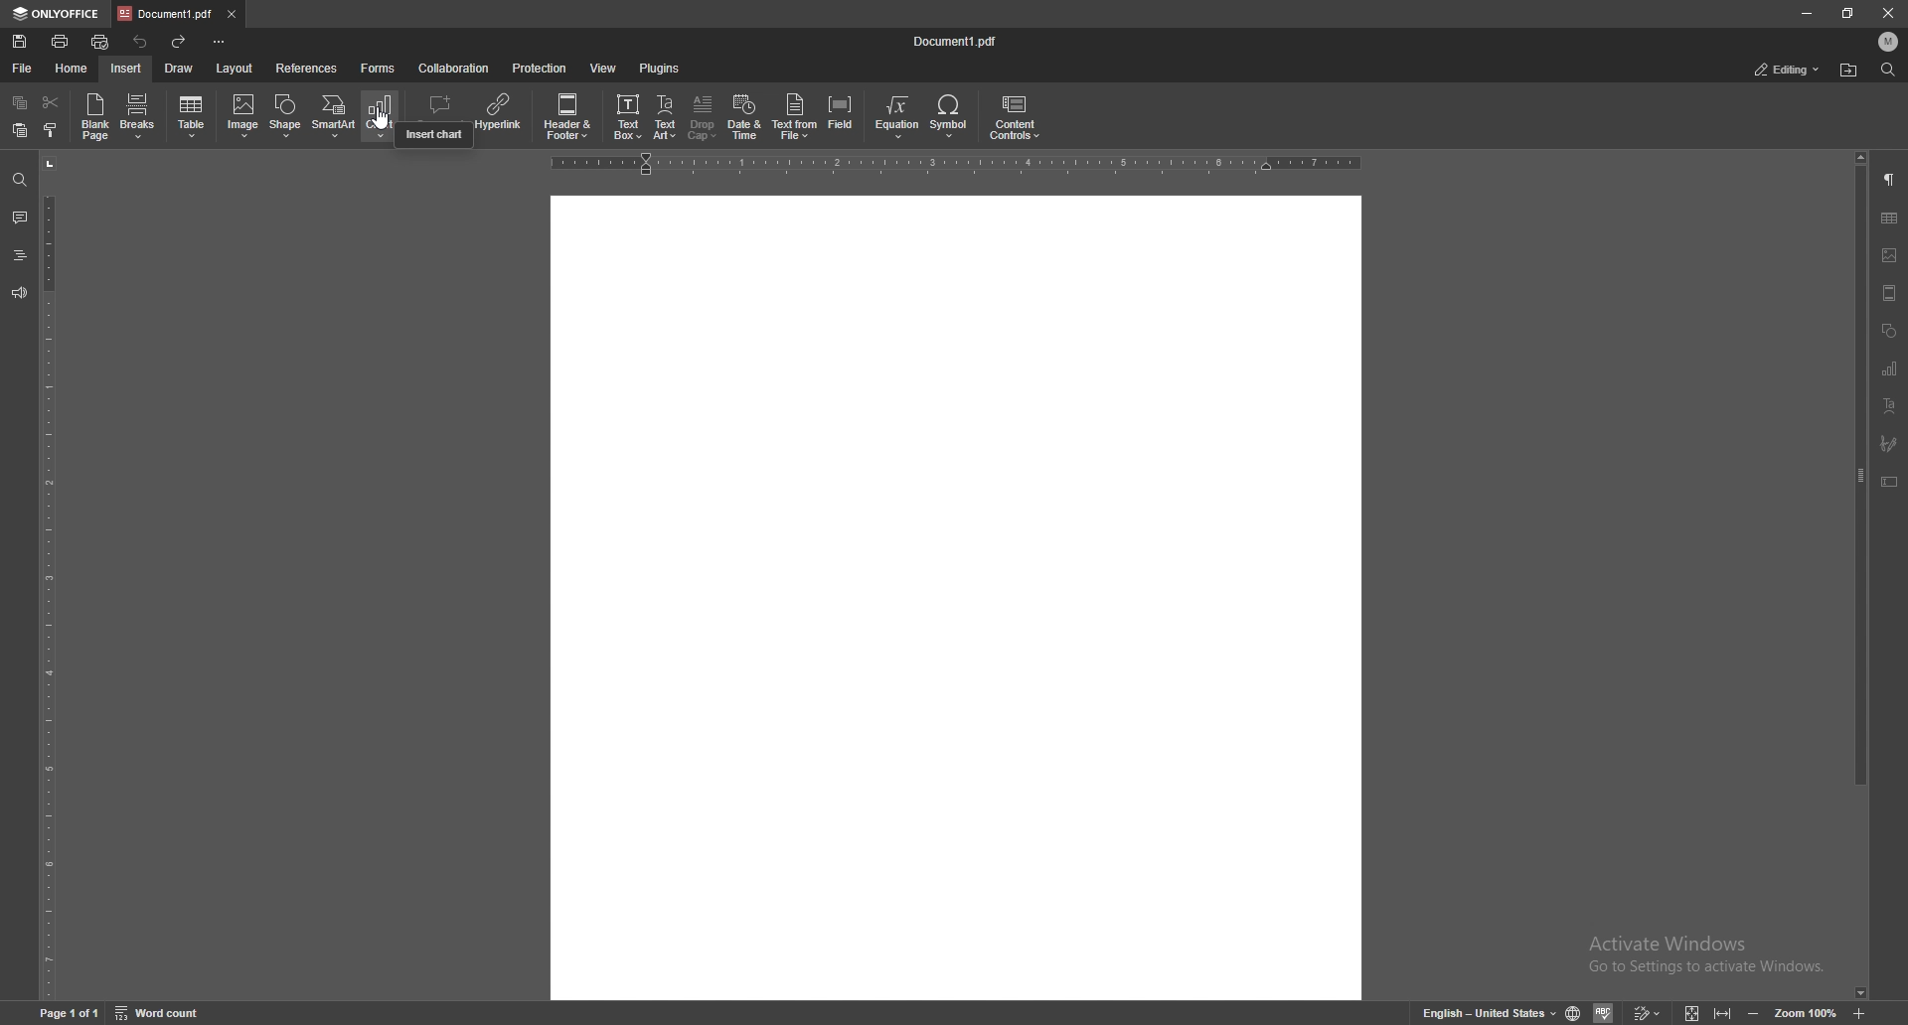 Image resolution: width=1908 pixels, height=1025 pixels. I want to click on collaboration, so click(456, 69).